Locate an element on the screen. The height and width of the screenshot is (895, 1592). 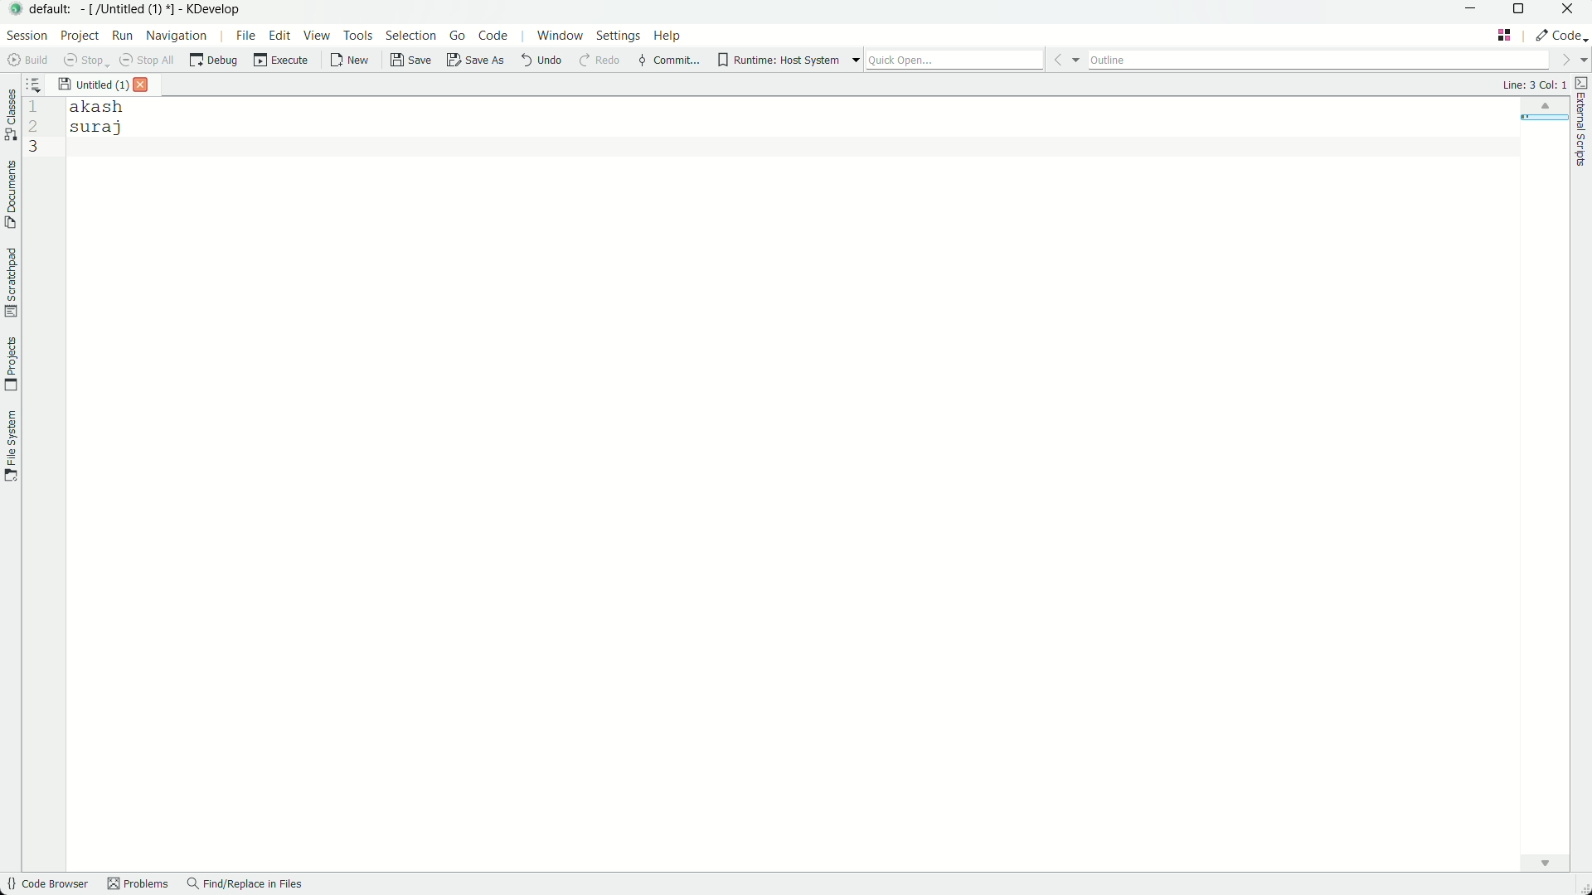
close file is located at coordinates (142, 85).